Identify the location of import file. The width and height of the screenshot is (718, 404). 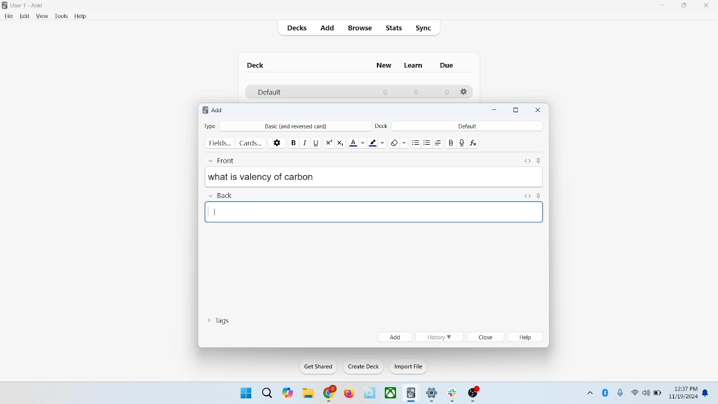
(409, 366).